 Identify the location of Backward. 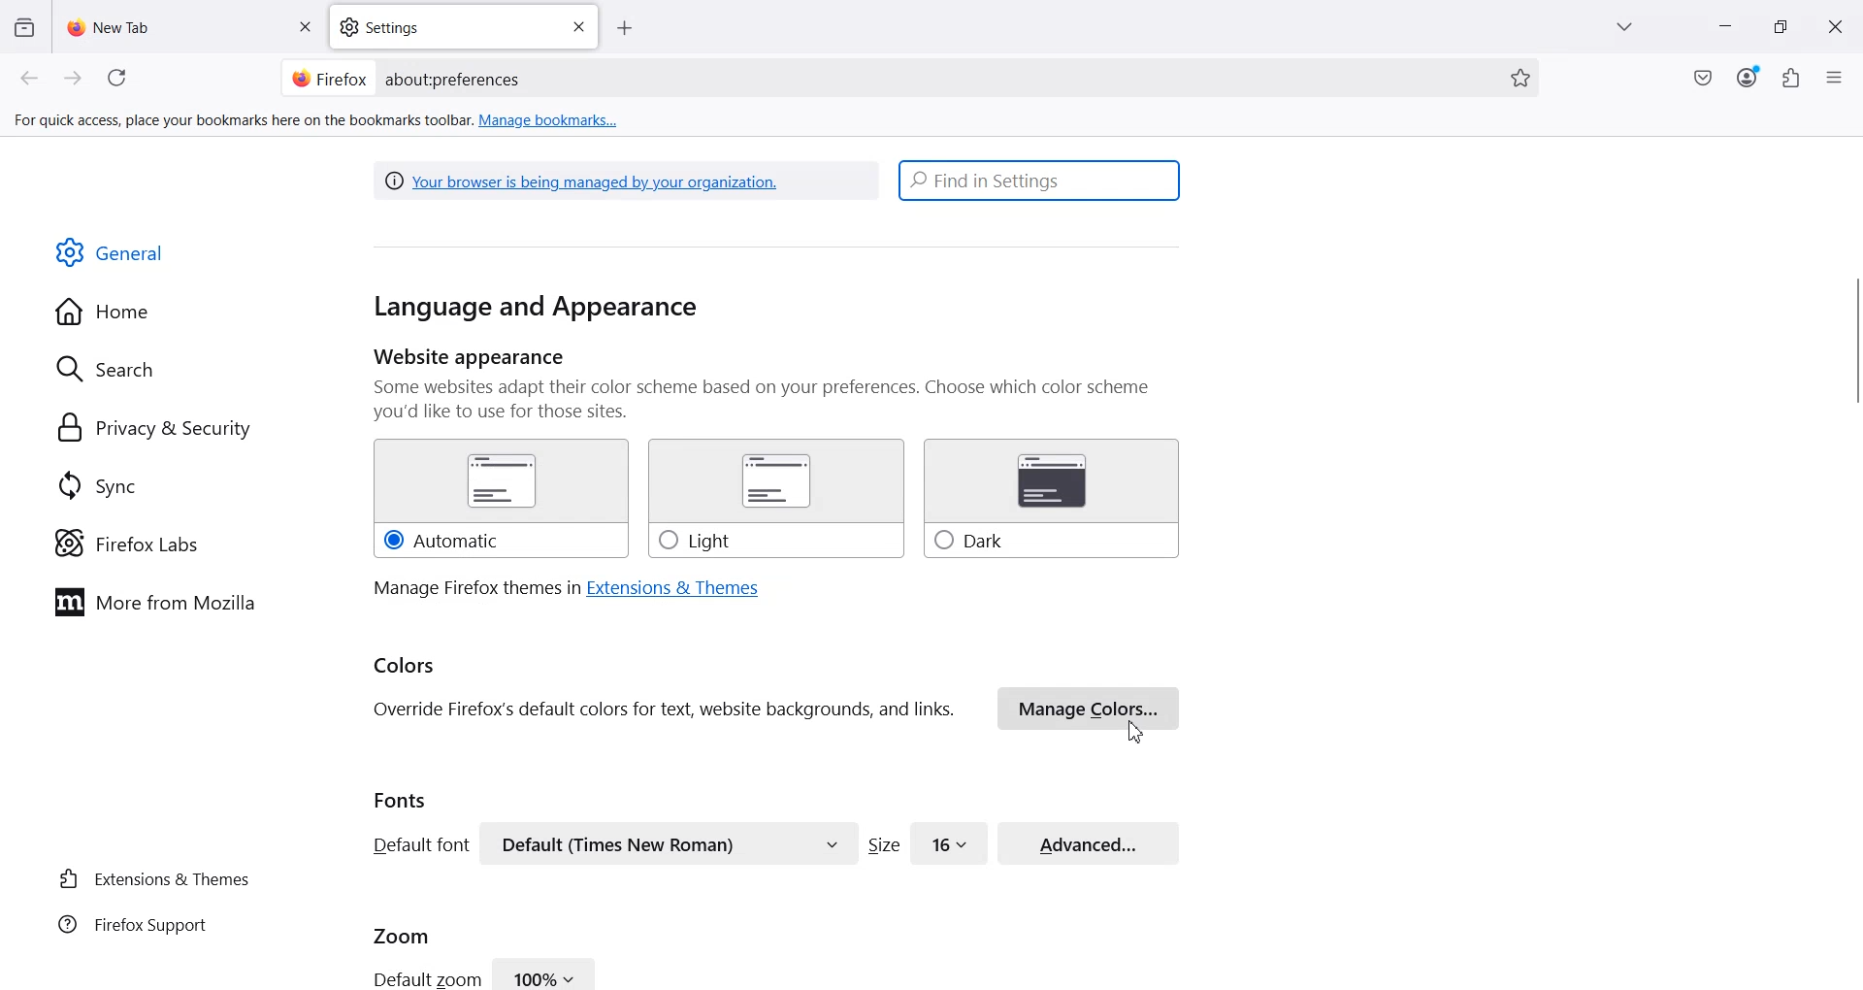
(31, 79).